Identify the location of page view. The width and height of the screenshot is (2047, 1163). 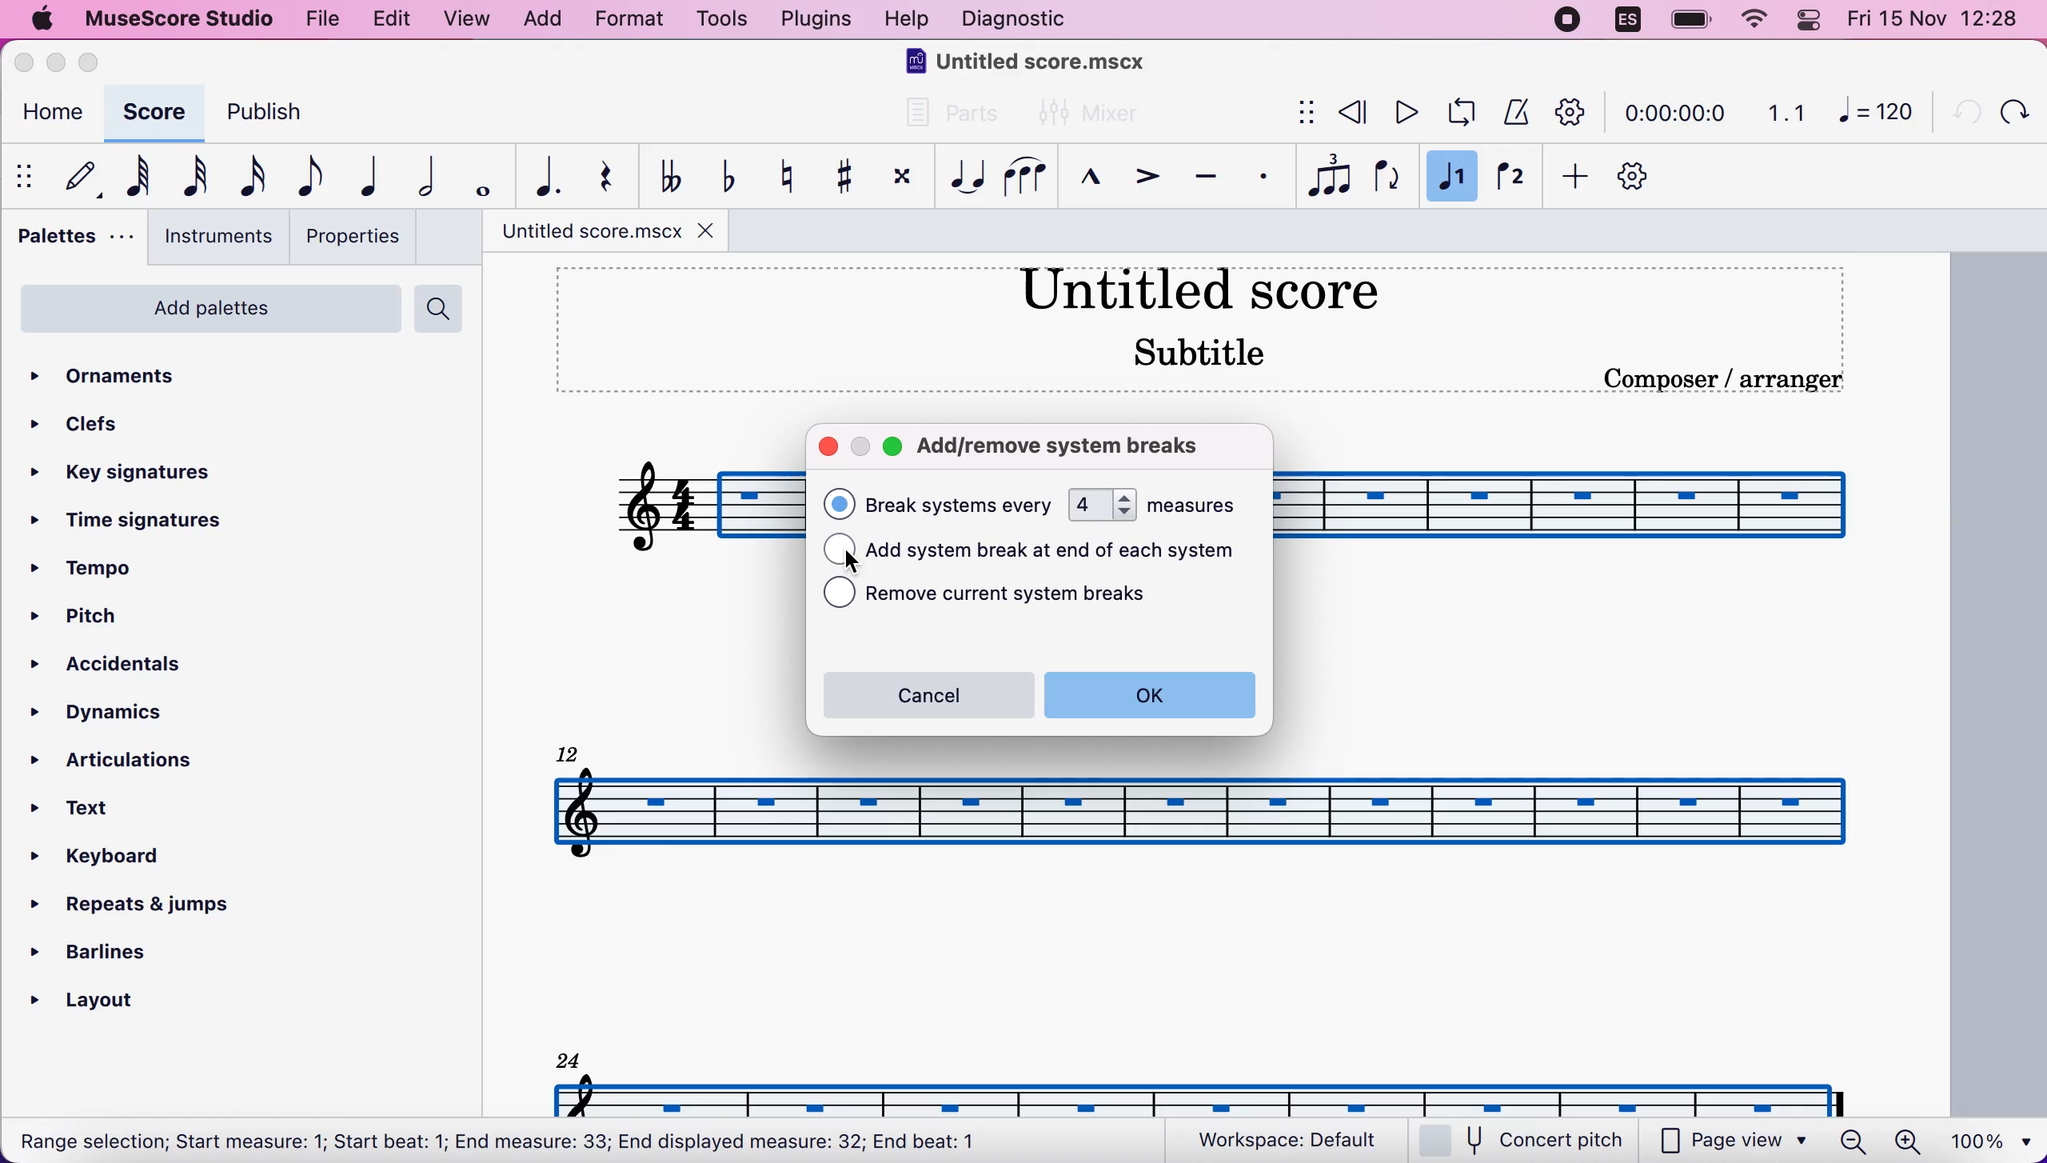
(1734, 1141).